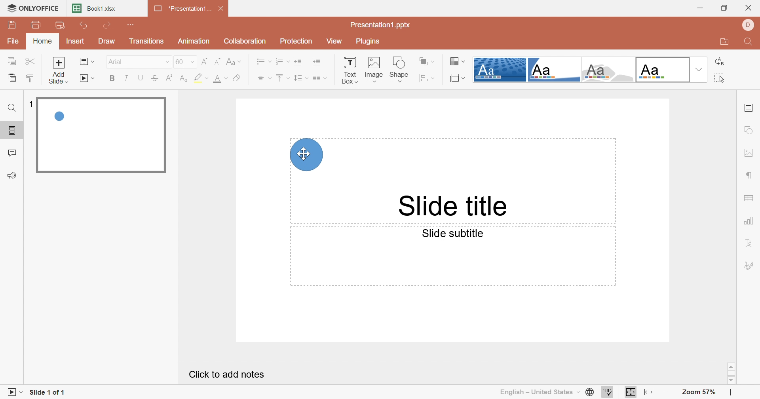 The width and height of the screenshot is (760, 399). I want to click on Spell checking, so click(608, 392).